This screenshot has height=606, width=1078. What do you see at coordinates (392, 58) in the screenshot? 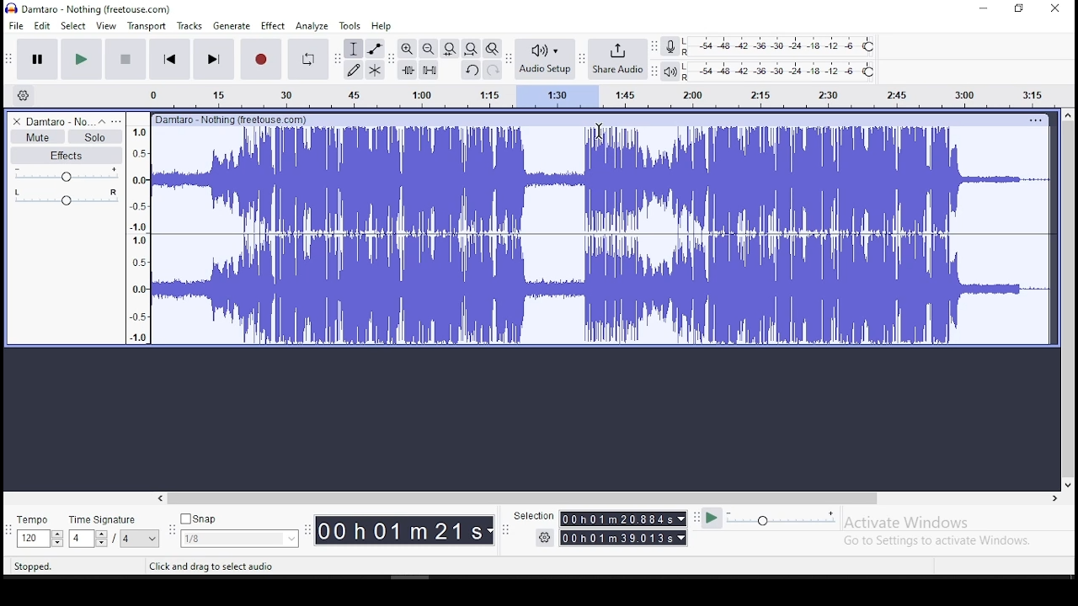
I see `` at bounding box center [392, 58].